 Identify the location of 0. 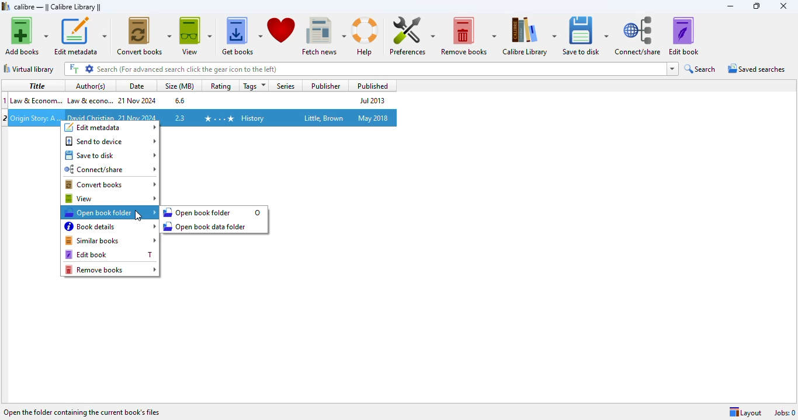
(258, 212).